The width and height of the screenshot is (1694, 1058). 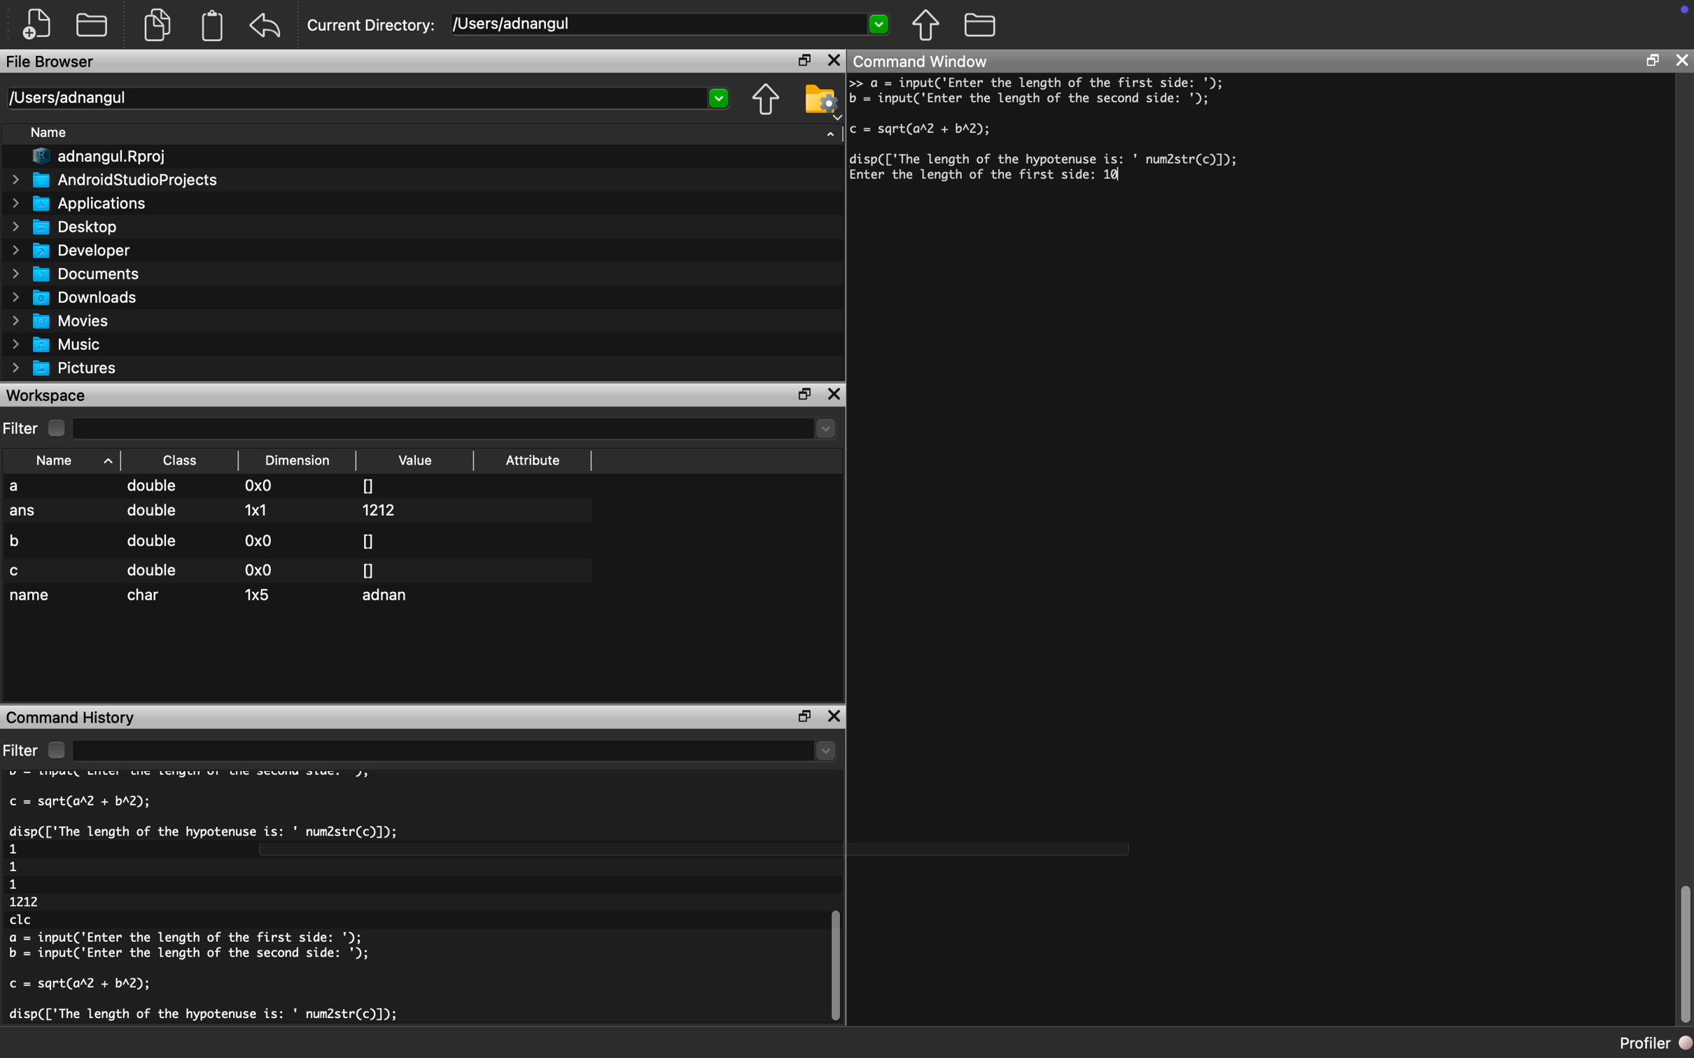 I want to click on Filter, so click(x=22, y=429).